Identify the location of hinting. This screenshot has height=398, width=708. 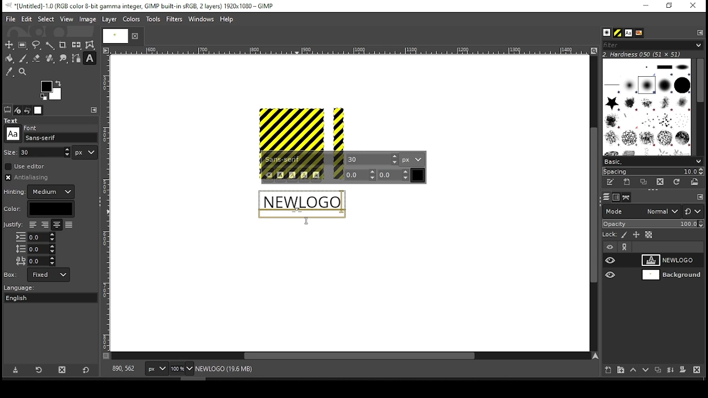
(40, 192).